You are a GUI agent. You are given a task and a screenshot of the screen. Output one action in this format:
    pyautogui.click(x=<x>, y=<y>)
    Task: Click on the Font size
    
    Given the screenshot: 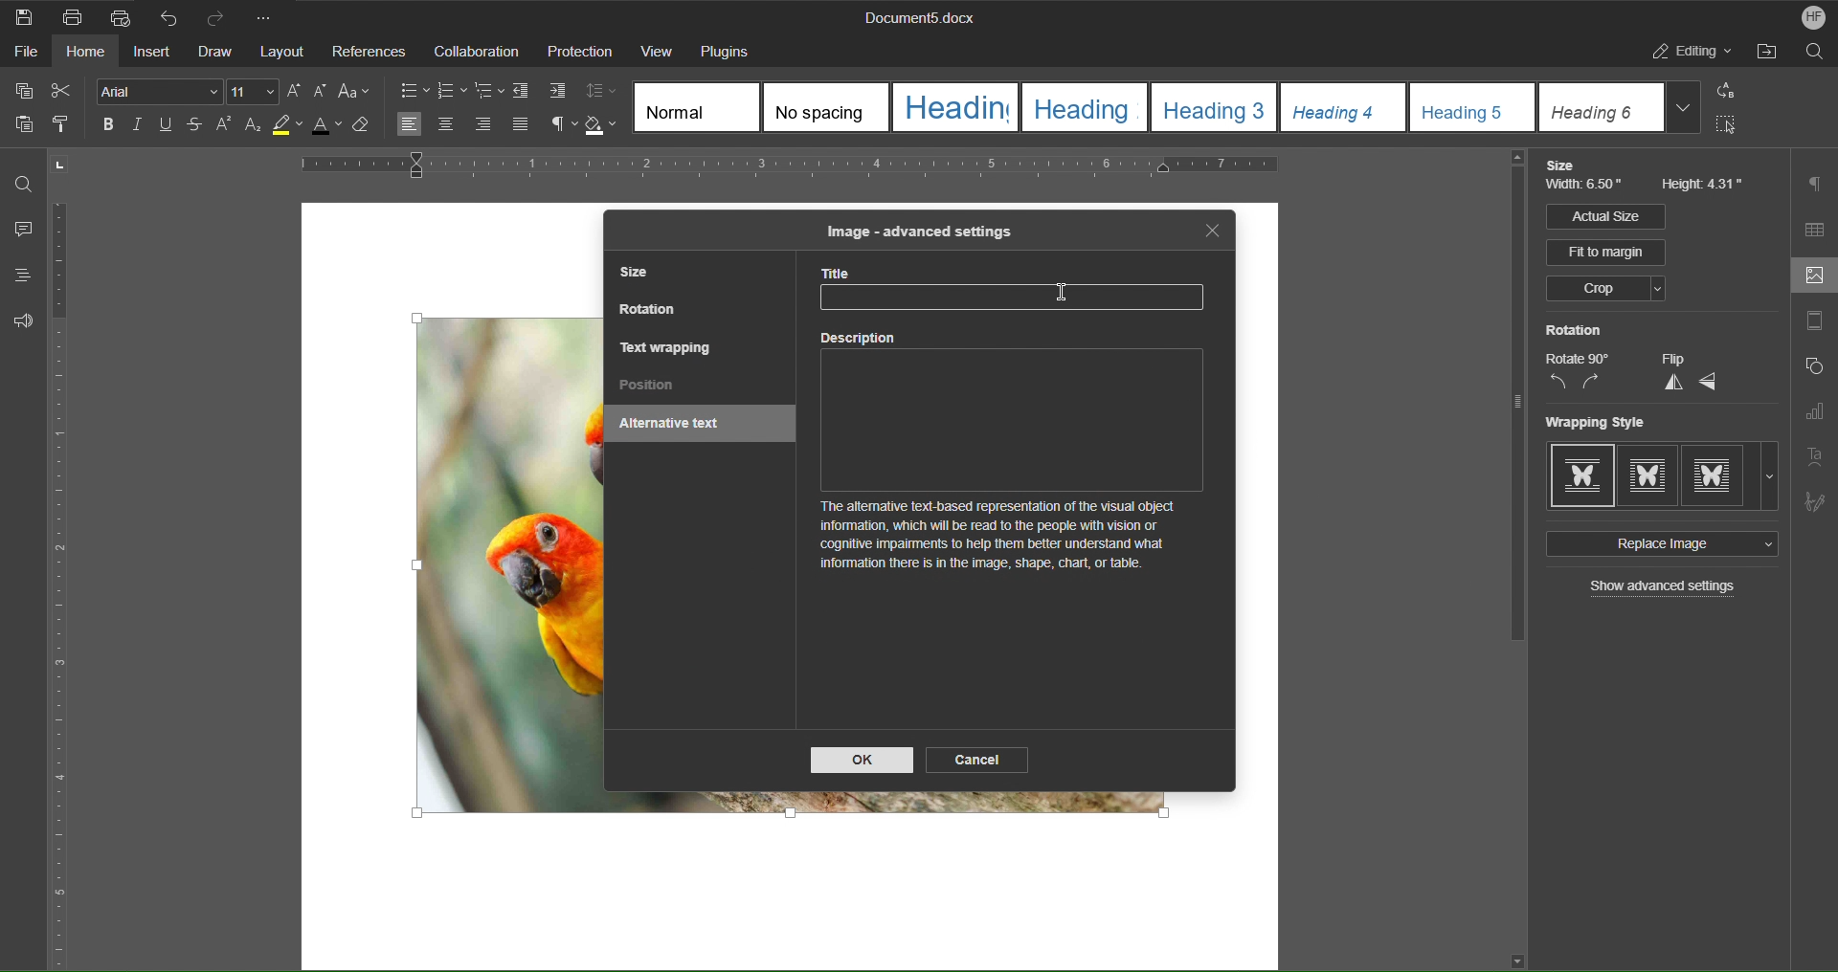 What is the action you would take?
    pyautogui.click(x=255, y=92)
    